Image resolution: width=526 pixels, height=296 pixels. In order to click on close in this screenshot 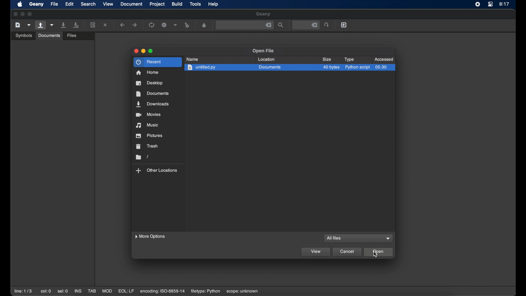, I will do `click(15, 14)`.